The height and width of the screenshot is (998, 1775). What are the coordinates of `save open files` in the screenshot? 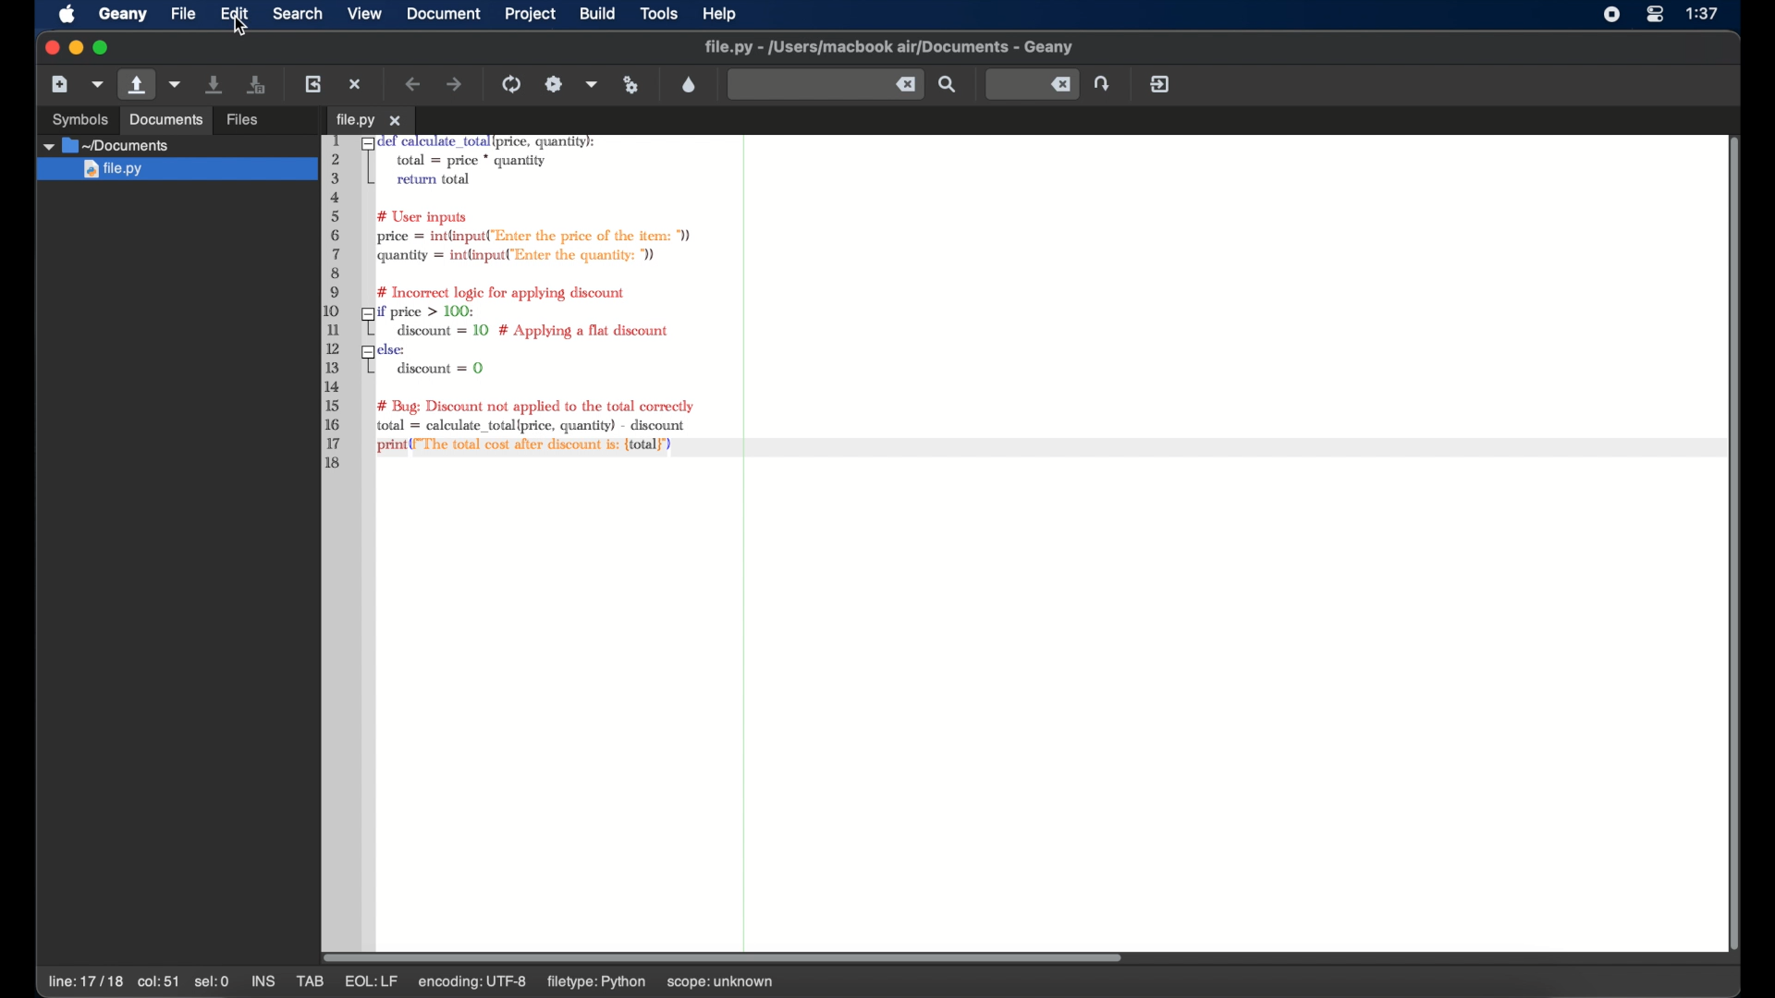 It's located at (259, 83).